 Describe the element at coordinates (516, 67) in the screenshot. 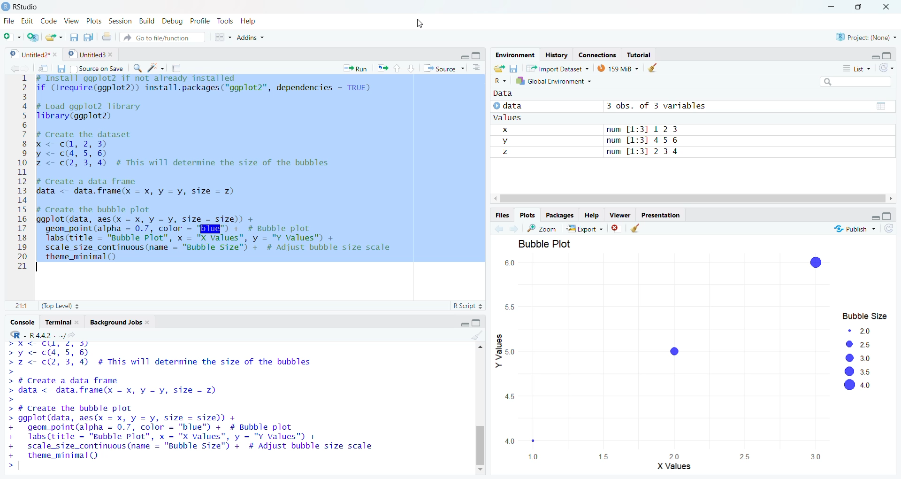

I see `Save workspaces` at that location.